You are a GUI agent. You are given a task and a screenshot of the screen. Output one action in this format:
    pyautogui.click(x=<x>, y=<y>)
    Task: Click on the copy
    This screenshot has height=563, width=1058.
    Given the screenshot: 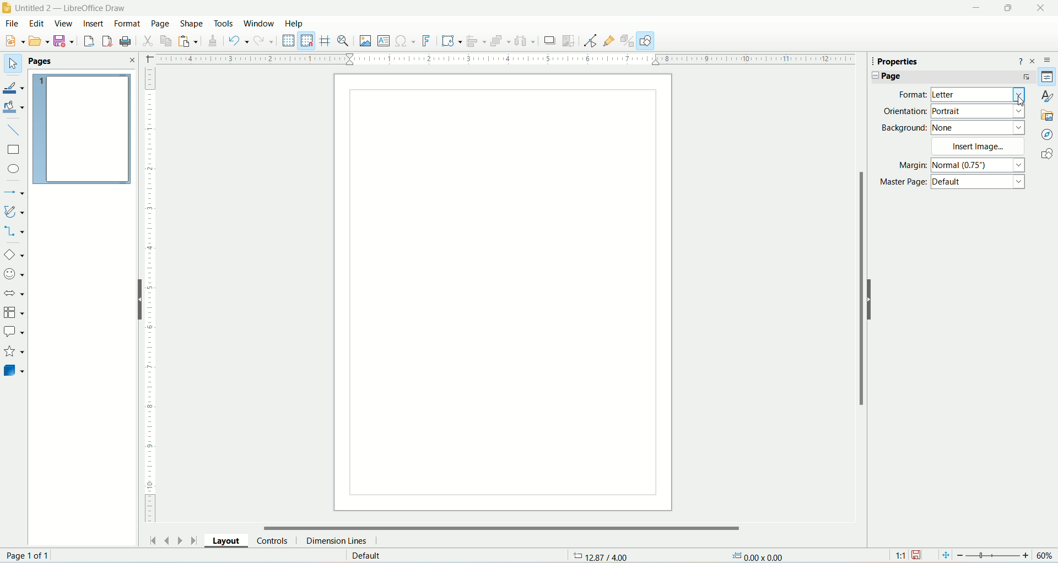 What is the action you would take?
    pyautogui.click(x=167, y=41)
    